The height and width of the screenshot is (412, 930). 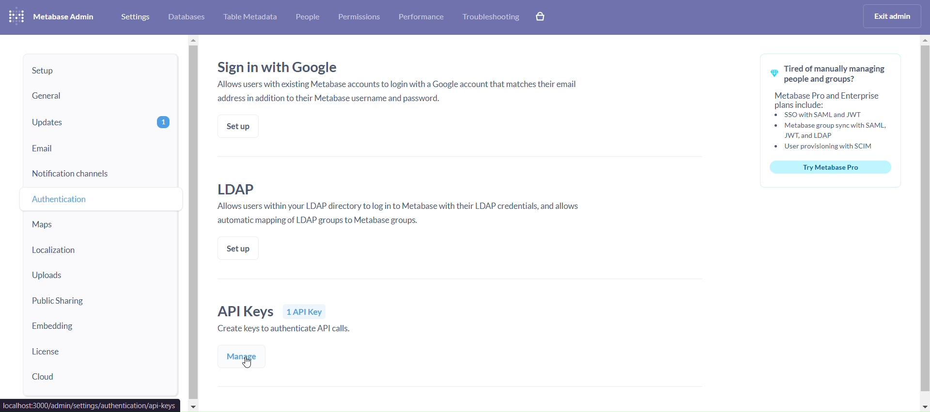 I want to click on notification channels, so click(x=100, y=173).